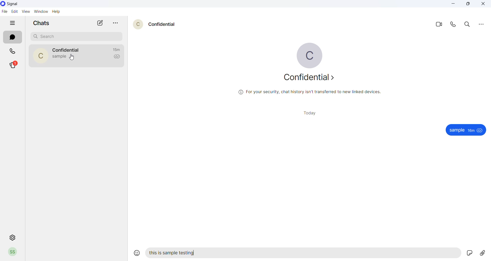 The height and width of the screenshot is (261, 491). Describe the element at coordinates (118, 57) in the screenshot. I see `read recipient ` at that location.